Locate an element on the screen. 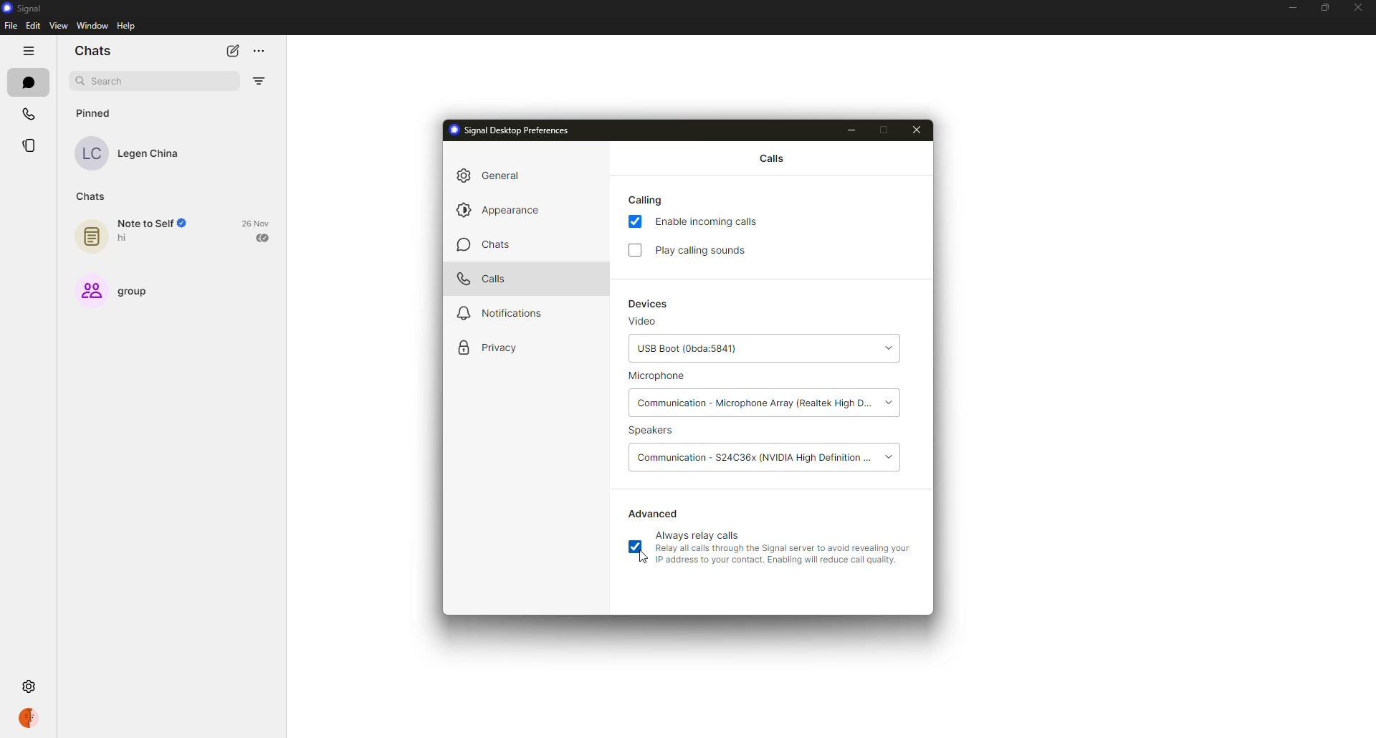 The height and width of the screenshot is (738, 1376). profile is located at coordinates (28, 719).